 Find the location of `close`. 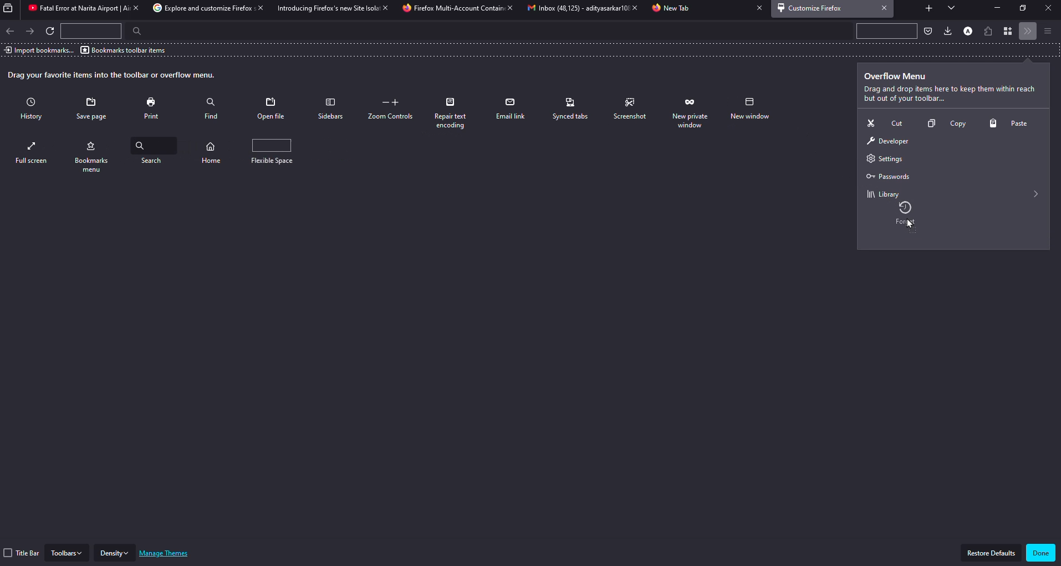

close is located at coordinates (631, 8).